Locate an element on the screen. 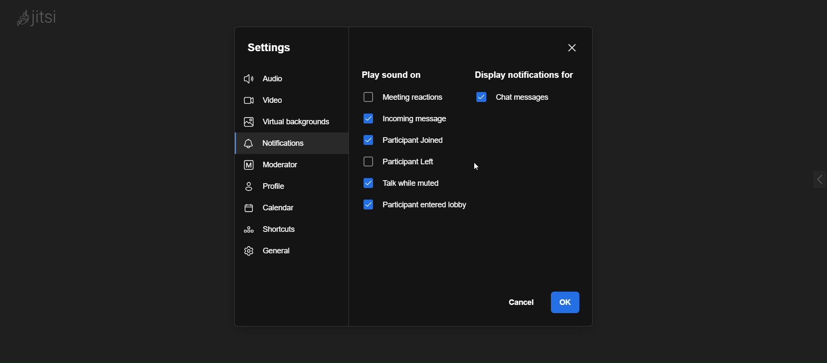  settings is located at coordinates (272, 46).